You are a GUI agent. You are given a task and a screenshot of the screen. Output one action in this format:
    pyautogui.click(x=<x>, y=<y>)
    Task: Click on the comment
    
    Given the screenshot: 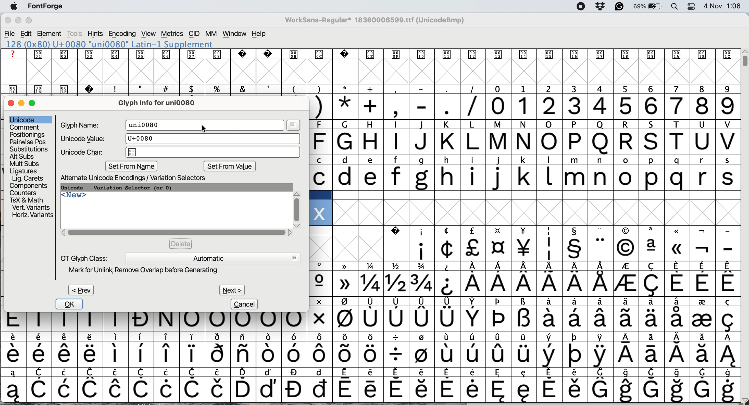 What is the action you would take?
    pyautogui.click(x=24, y=127)
    